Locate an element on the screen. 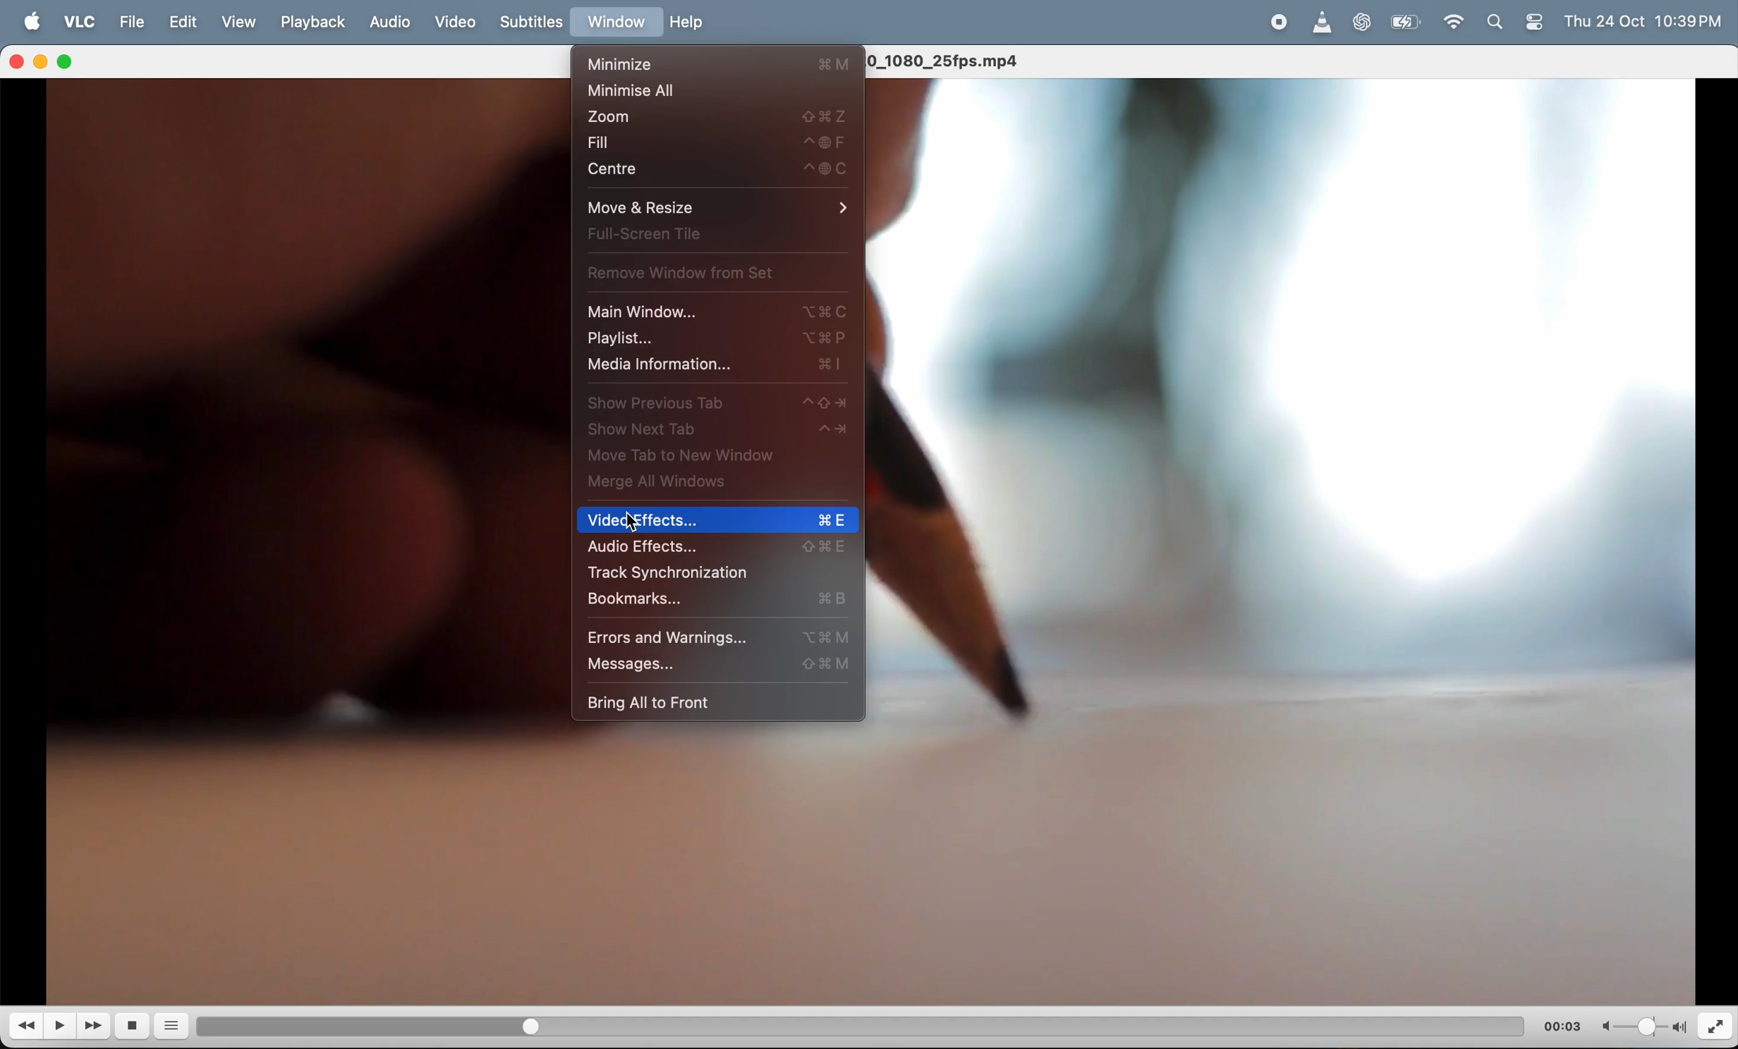 The height and width of the screenshot is (1049, 1738). video title is located at coordinates (947, 60).